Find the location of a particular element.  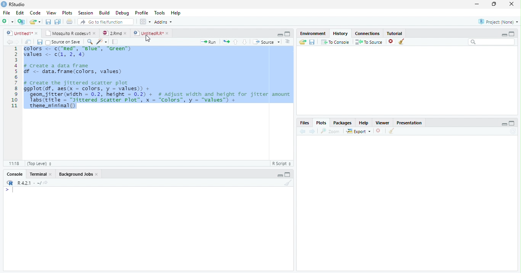

Maximize is located at coordinates (512, 123).